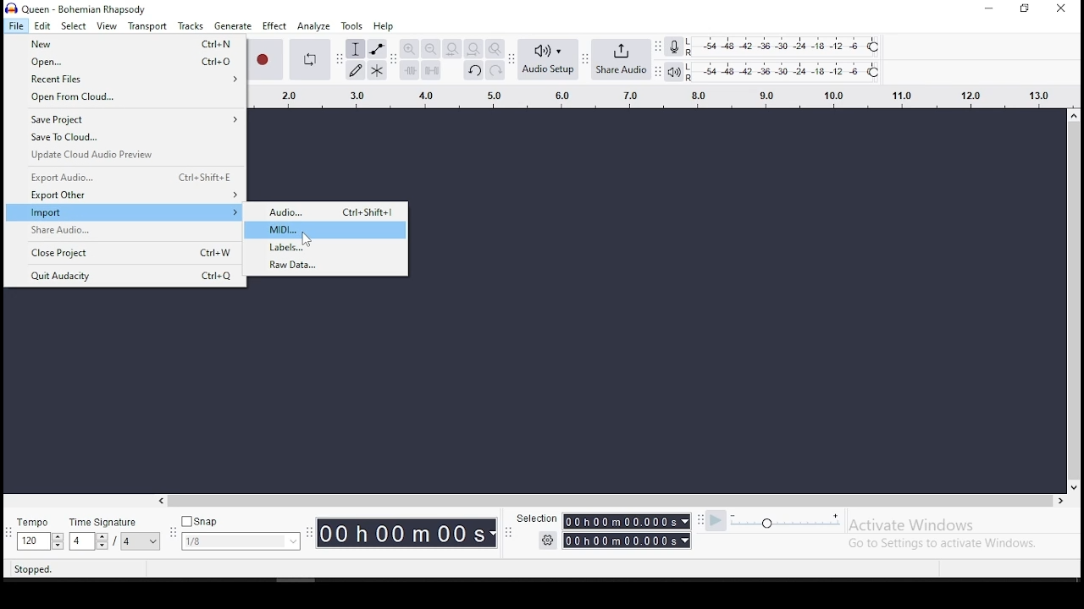 The image size is (1084, 609). What do you see at coordinates (432, 71) in the screenshot?
I see `silence selected audio` at bounding box center [432, 71].